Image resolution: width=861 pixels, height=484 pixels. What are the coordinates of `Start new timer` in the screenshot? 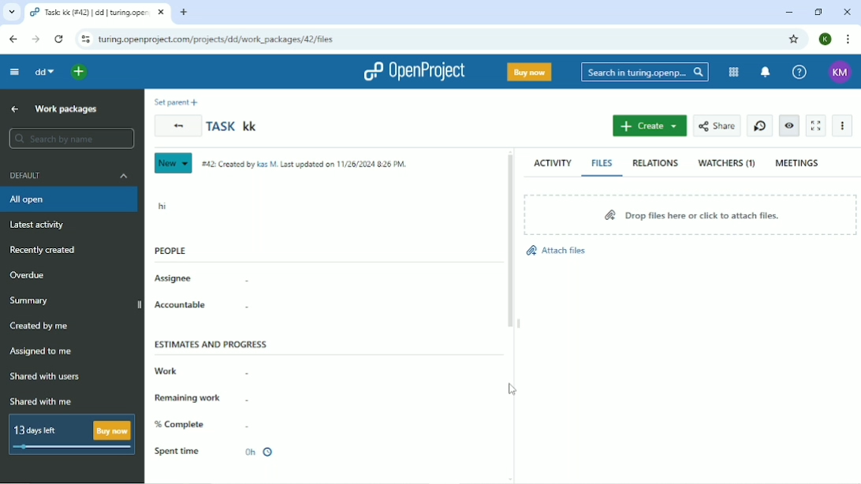 It's located at (758, 125).